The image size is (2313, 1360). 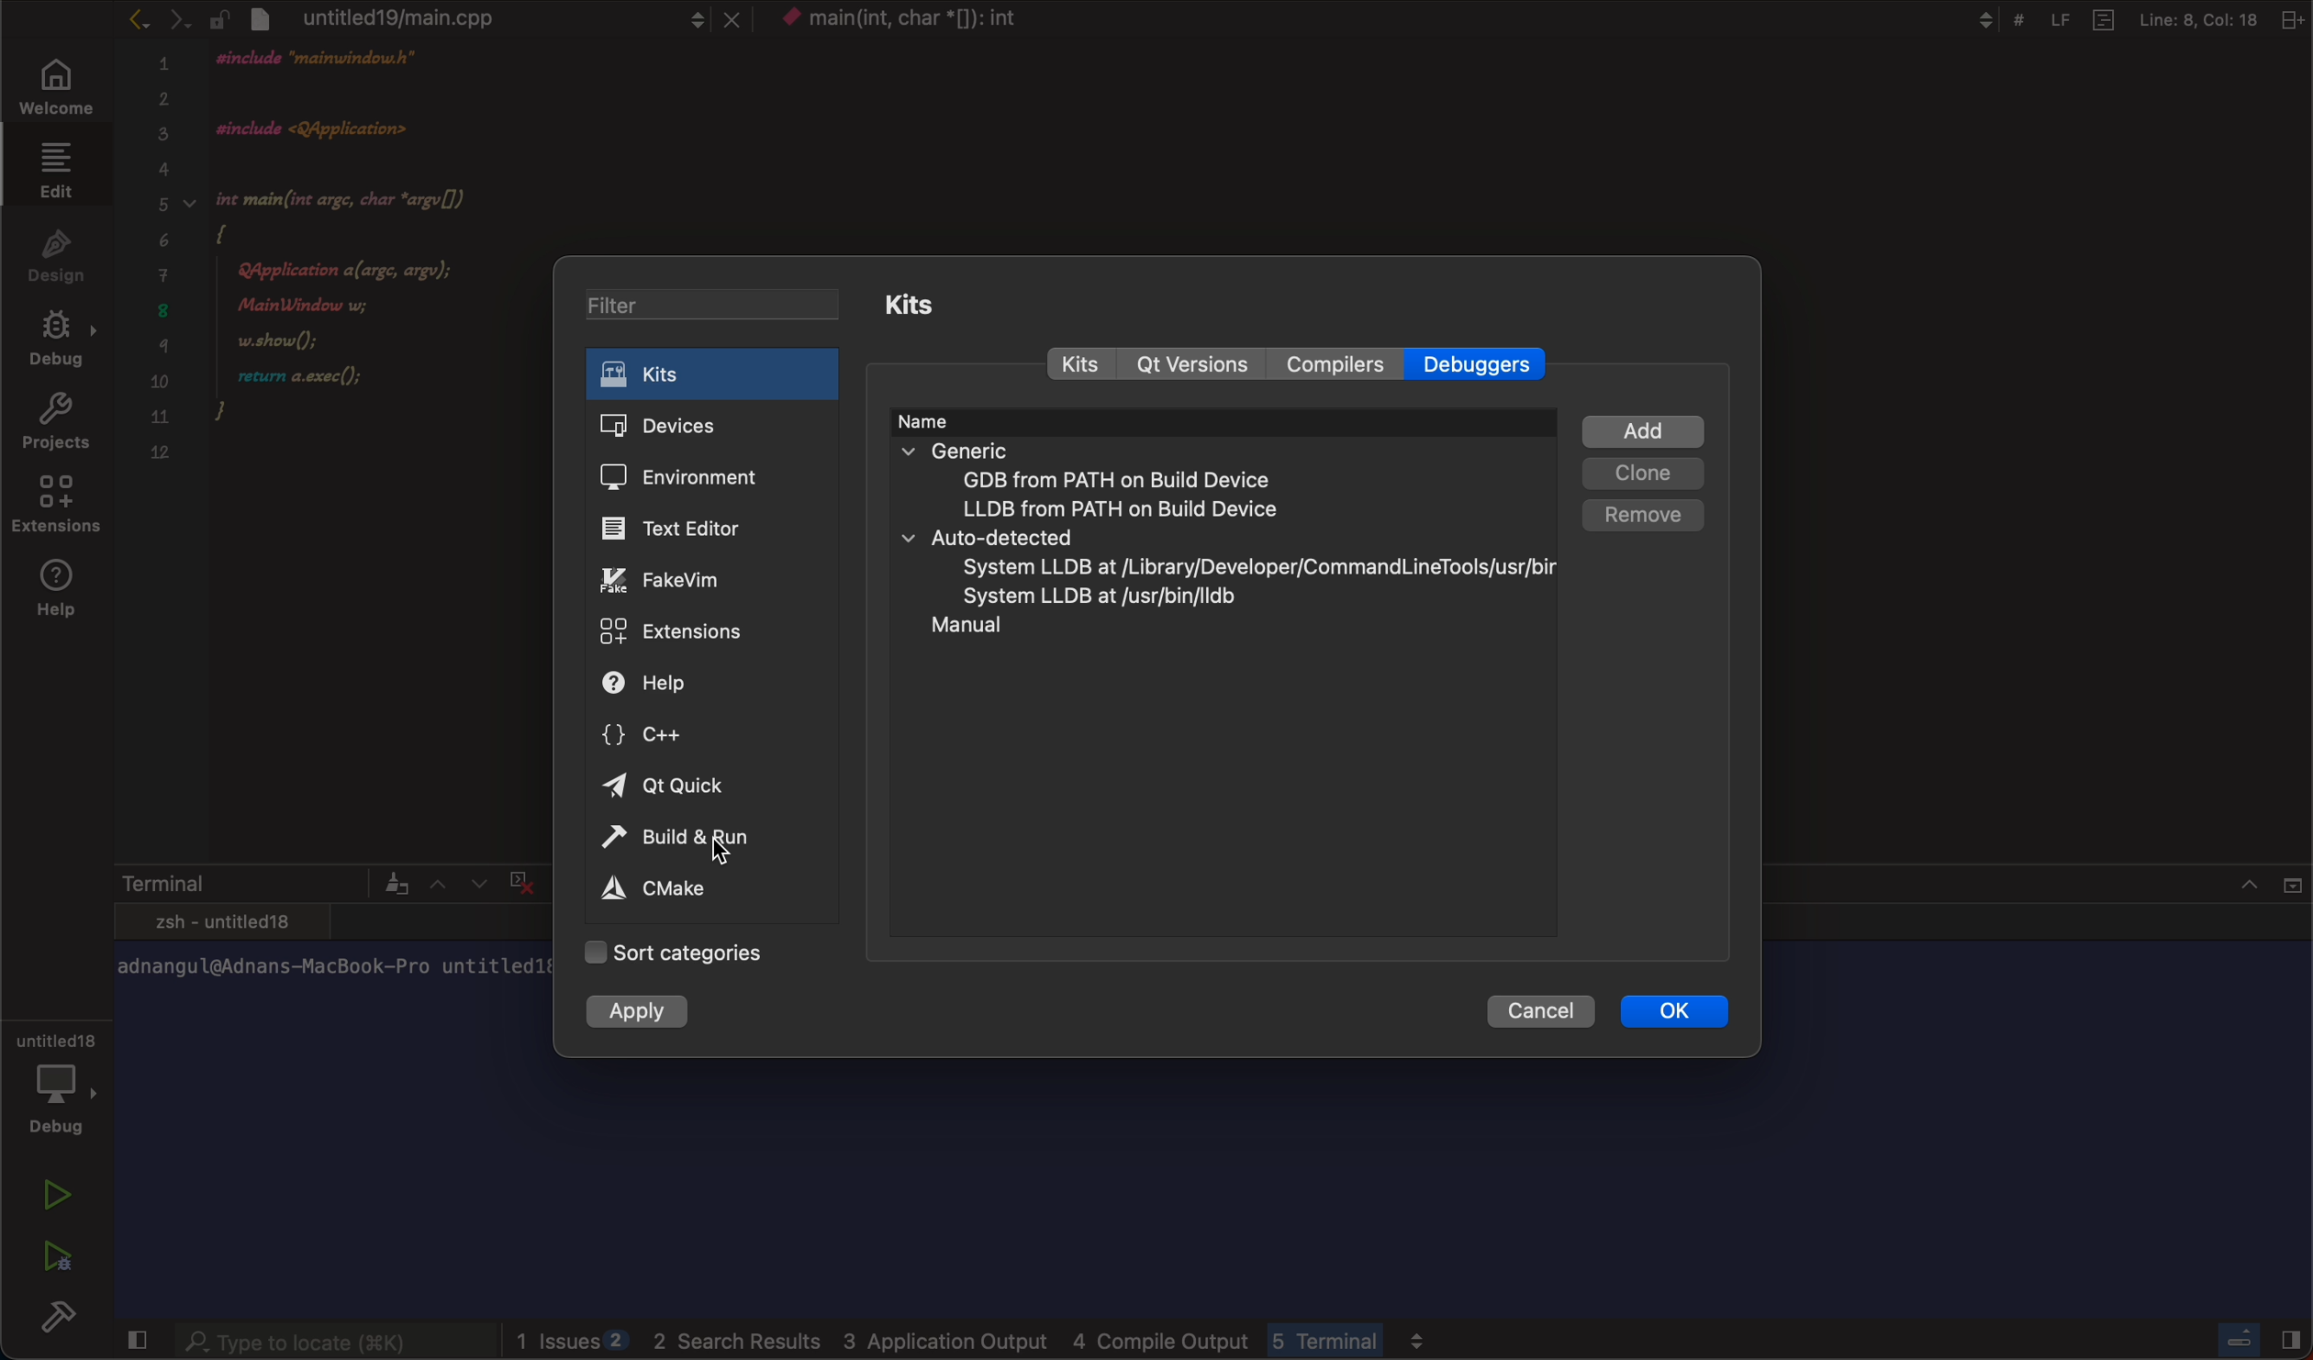 What do you see at coordinates (681, 529) in the screenshot?
I see `editor` at bounding box center [681, 529].